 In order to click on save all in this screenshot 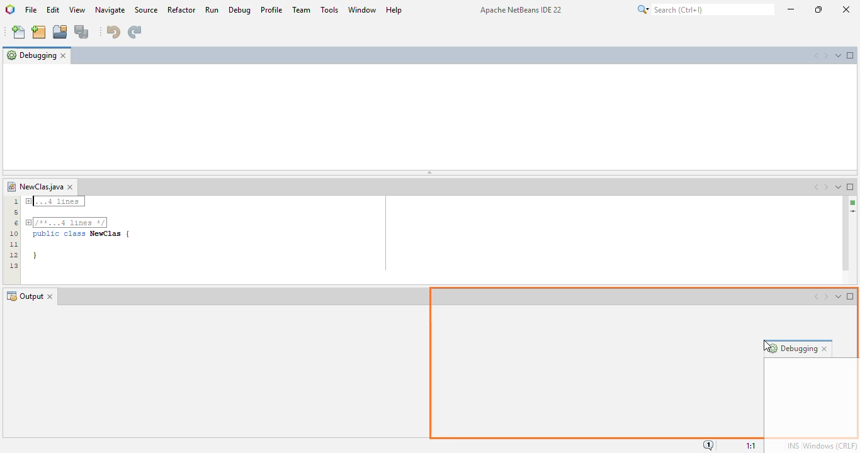, I will do `click(82, 32)`.